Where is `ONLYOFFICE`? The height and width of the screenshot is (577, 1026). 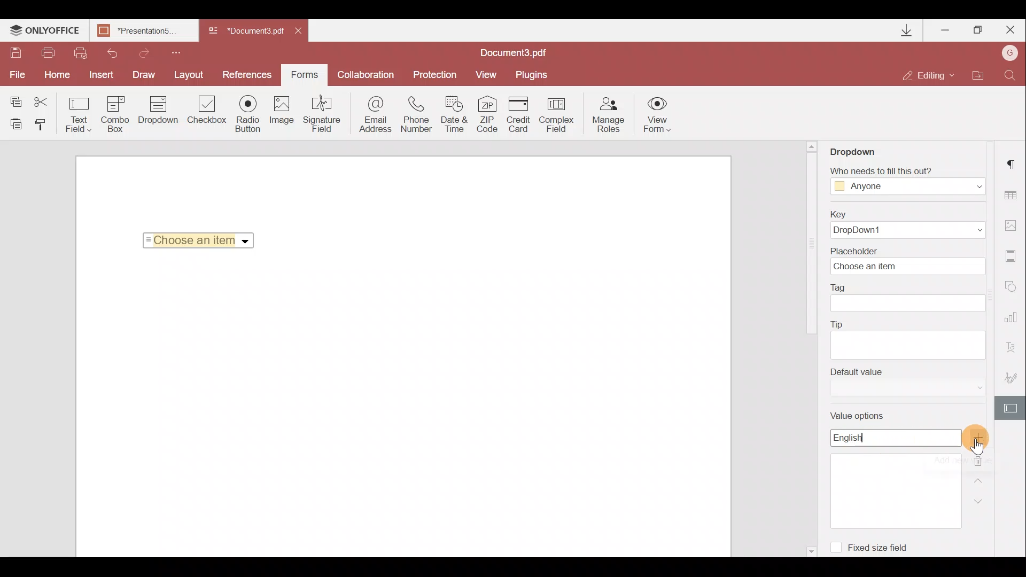 ONLYOFFICE is located at coordinates (45, 32).